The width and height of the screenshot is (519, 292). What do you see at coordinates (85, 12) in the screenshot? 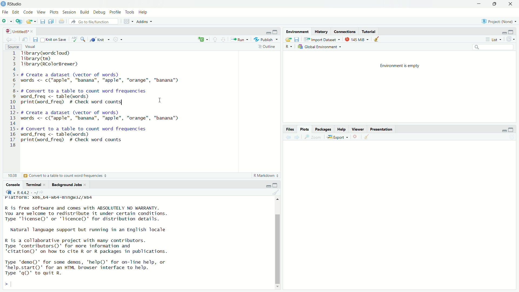
I see `Build` at bounding box center [85, 12].